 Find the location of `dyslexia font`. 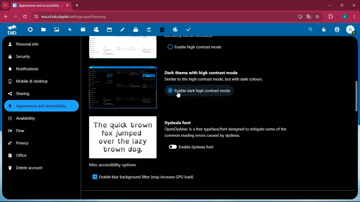

dyslexia font is located at coordinates (178, 123).